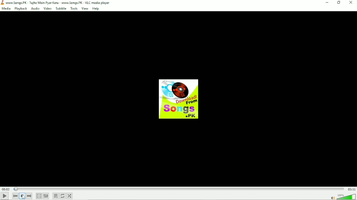 The width and height of the screenshot is (357, 200). I want to click on Random, so click(70, 196).